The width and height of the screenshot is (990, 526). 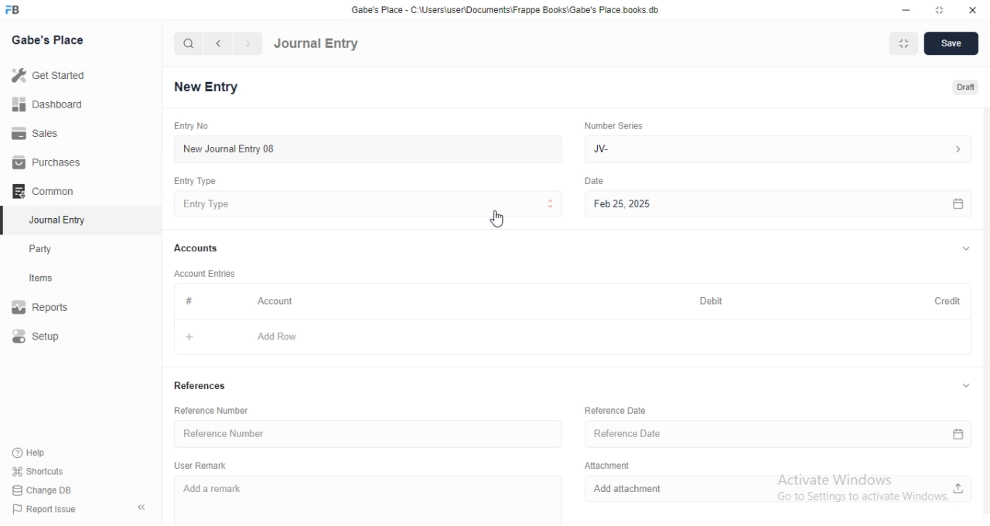 I want to click on Report Issue, so click(x=52, y=509).